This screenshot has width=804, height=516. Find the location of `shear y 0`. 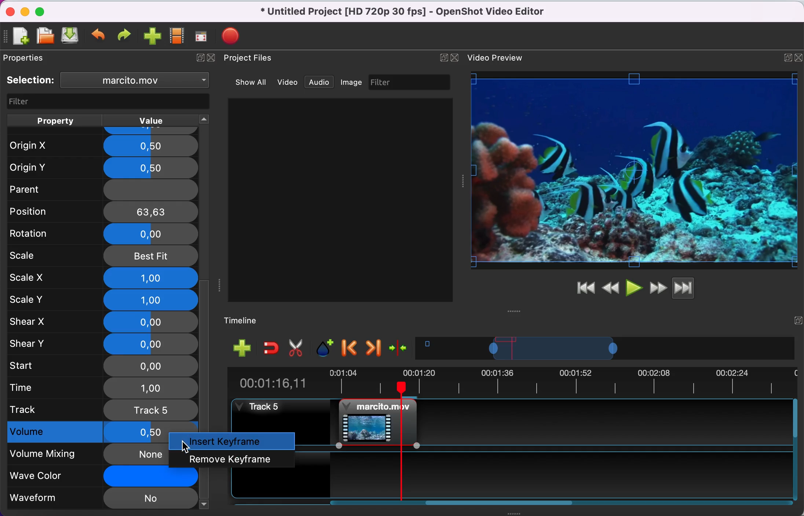

shear y 0 is located at coordinates (103, 344).